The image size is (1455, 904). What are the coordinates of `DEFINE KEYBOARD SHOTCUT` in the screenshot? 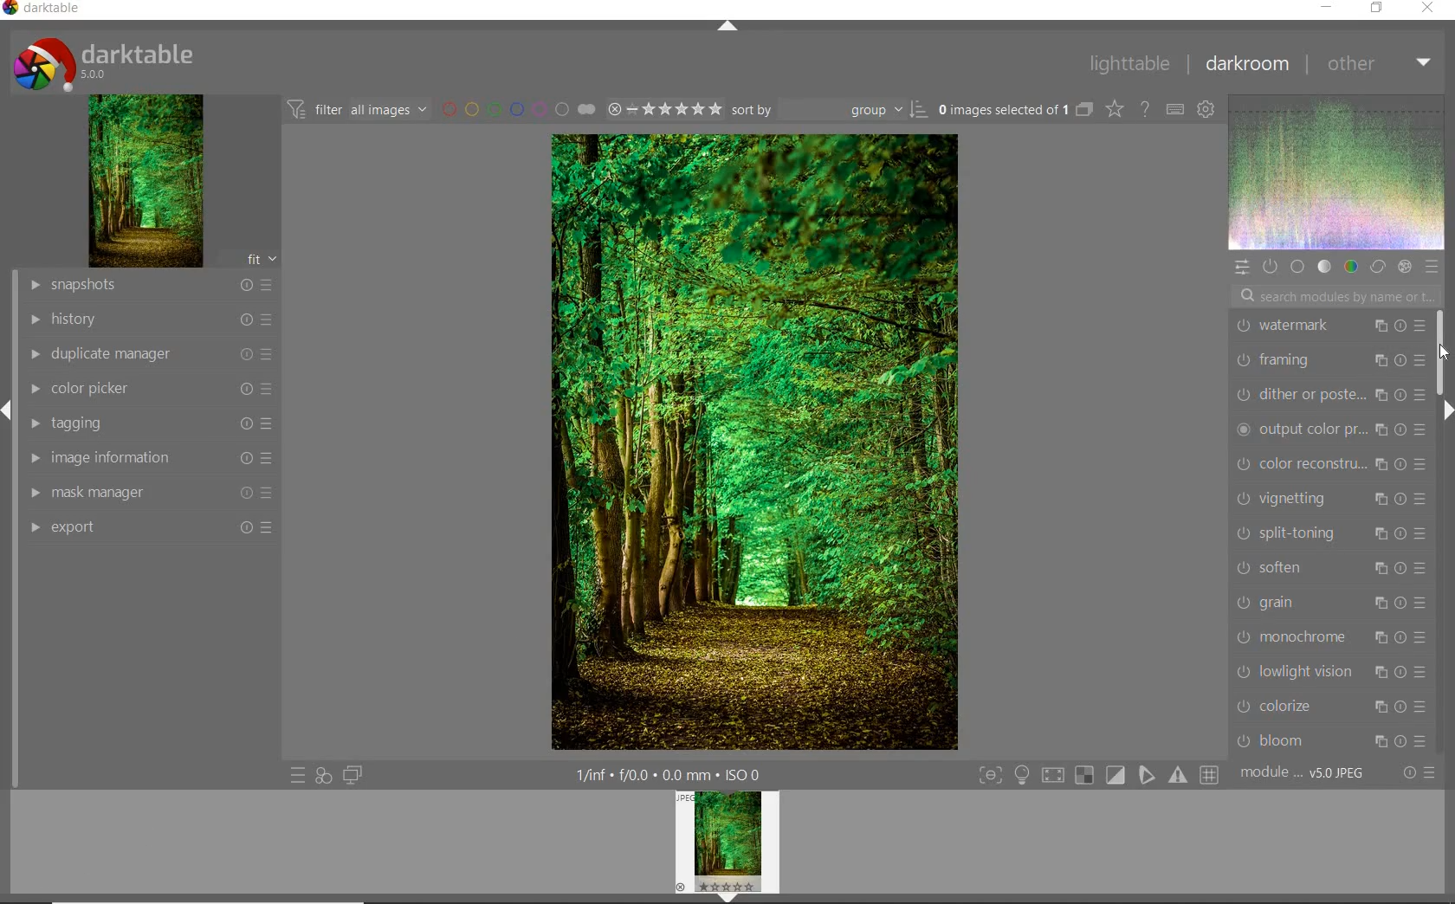 It's located at (1176, 108).